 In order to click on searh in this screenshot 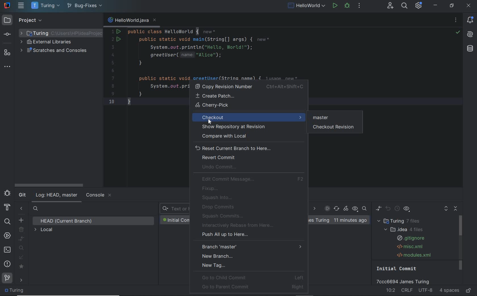, I will do `click(36, 209)`.